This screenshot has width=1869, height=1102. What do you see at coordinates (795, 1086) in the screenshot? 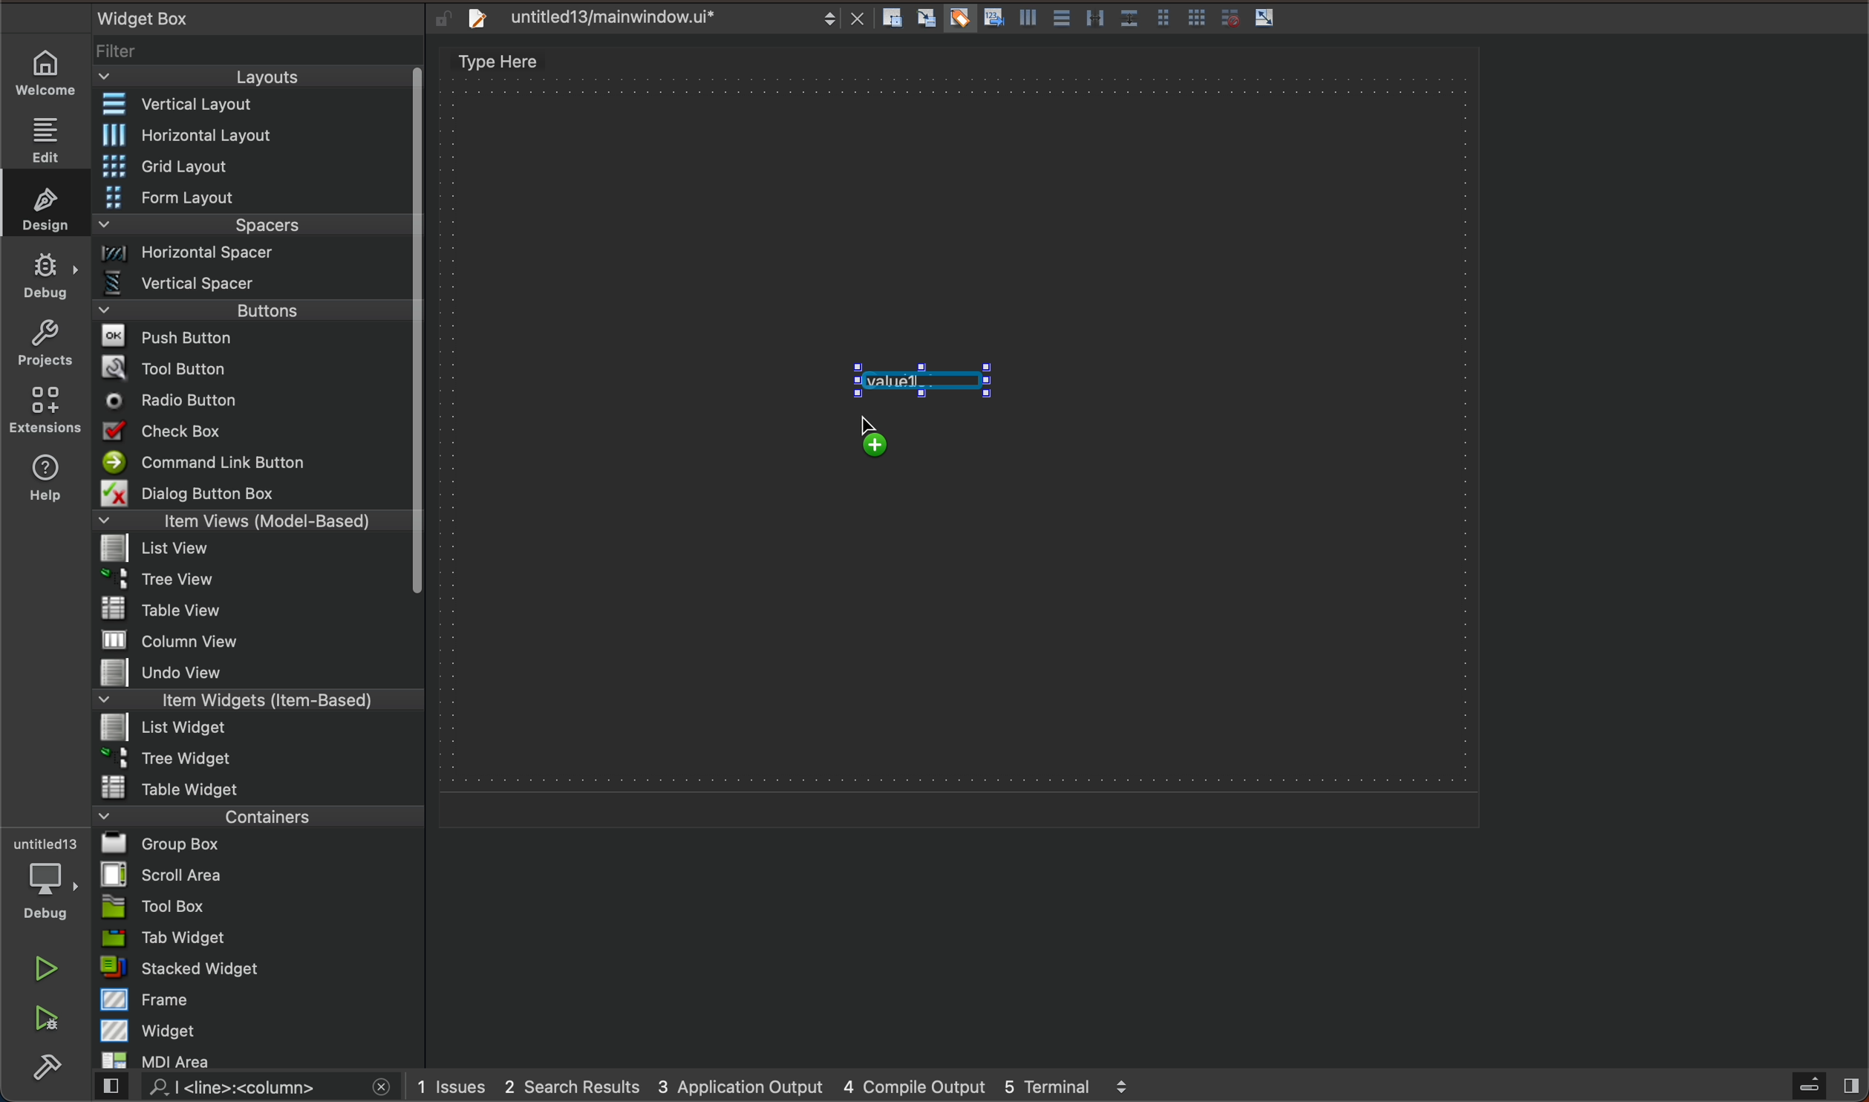
I see `logs` at bounding box center [795, 1086].